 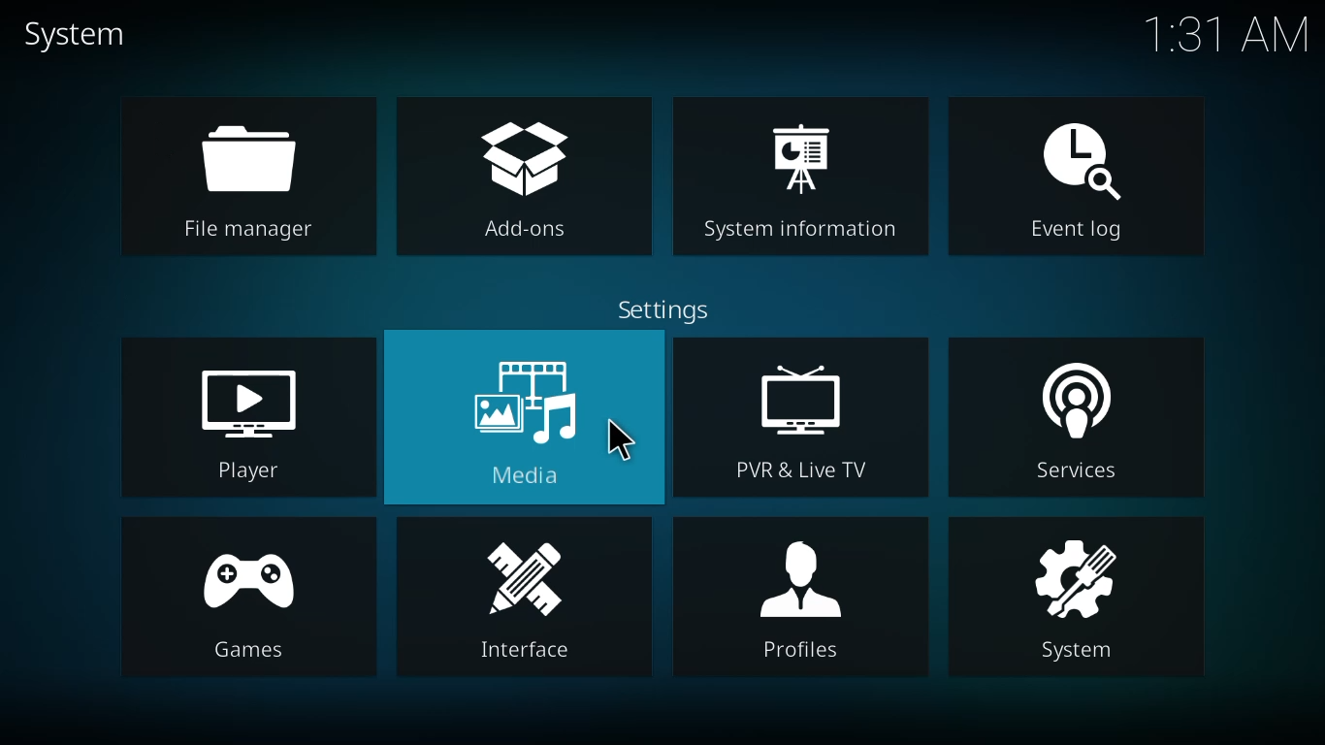 What do you see at coordinates (81, 36) in the screenshot?
I see `system` at bounding box center [81, 36].